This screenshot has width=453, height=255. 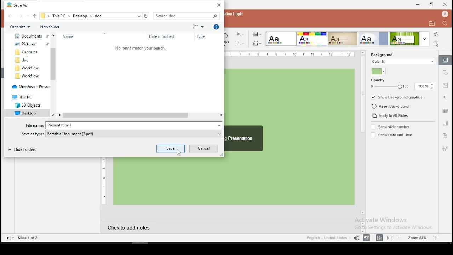 What do you see at coordinates (446, 72) in the screenshot?
I see `shape settings` at bounding box center [446, 72].